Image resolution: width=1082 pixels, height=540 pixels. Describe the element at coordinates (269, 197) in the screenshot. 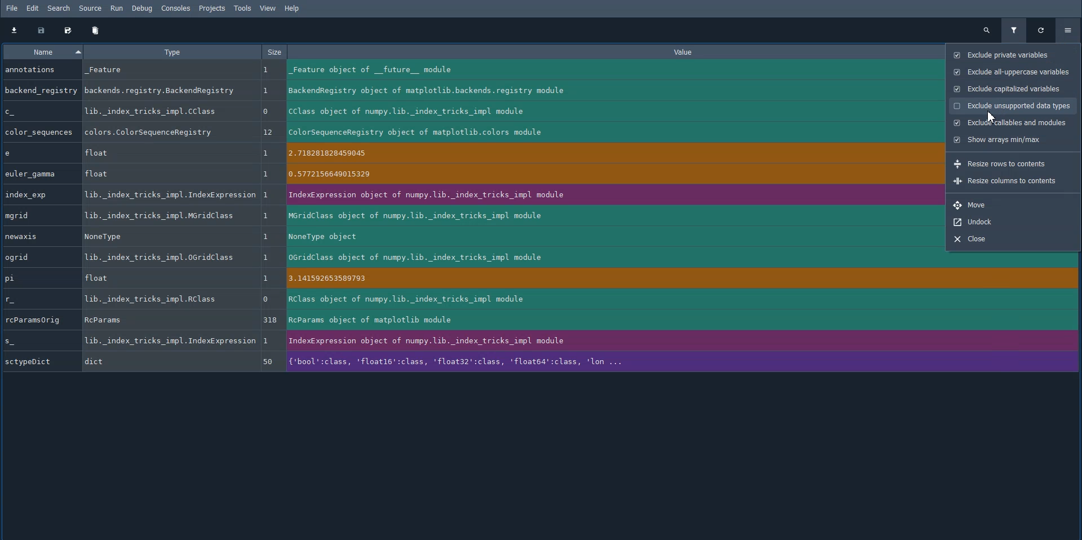

I see `1` at that location.